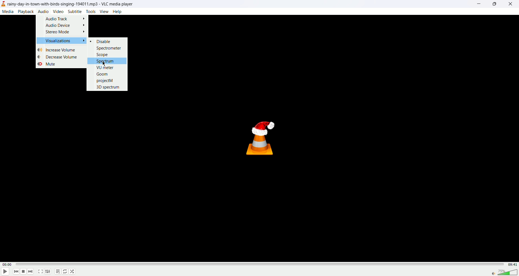 This screenshot has width=519, height=276. Describe the element at coordinates (44, 11) in the screenshot. I see `audio` at that location.